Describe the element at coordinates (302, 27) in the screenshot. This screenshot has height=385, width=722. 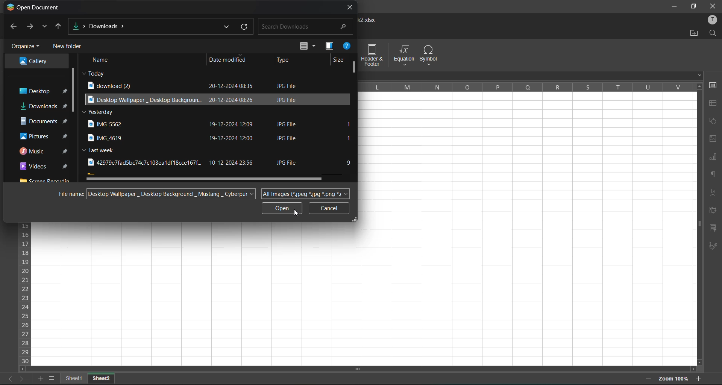
I see `search` at that location.